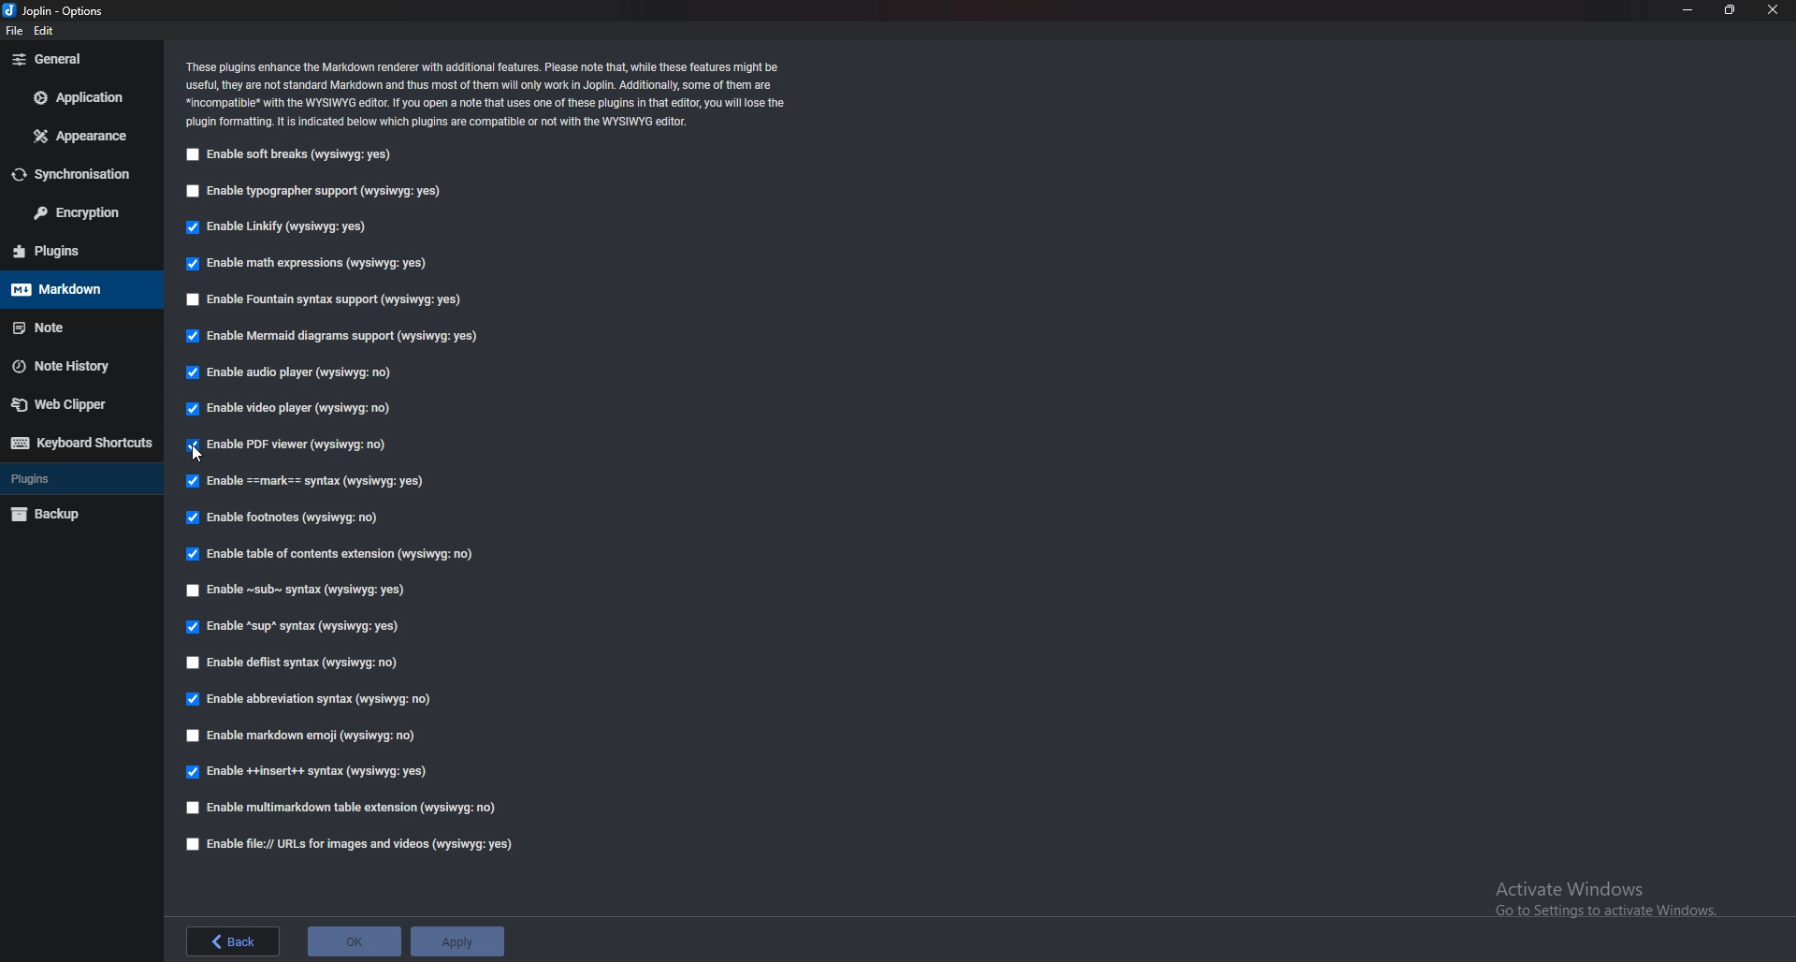 The width and height of the screenshot is (1796, 962). What do you see at coordinates (324, 299) in the screenshot?
I see `Enable fountain syntax support` at bounding box center [324, 299].